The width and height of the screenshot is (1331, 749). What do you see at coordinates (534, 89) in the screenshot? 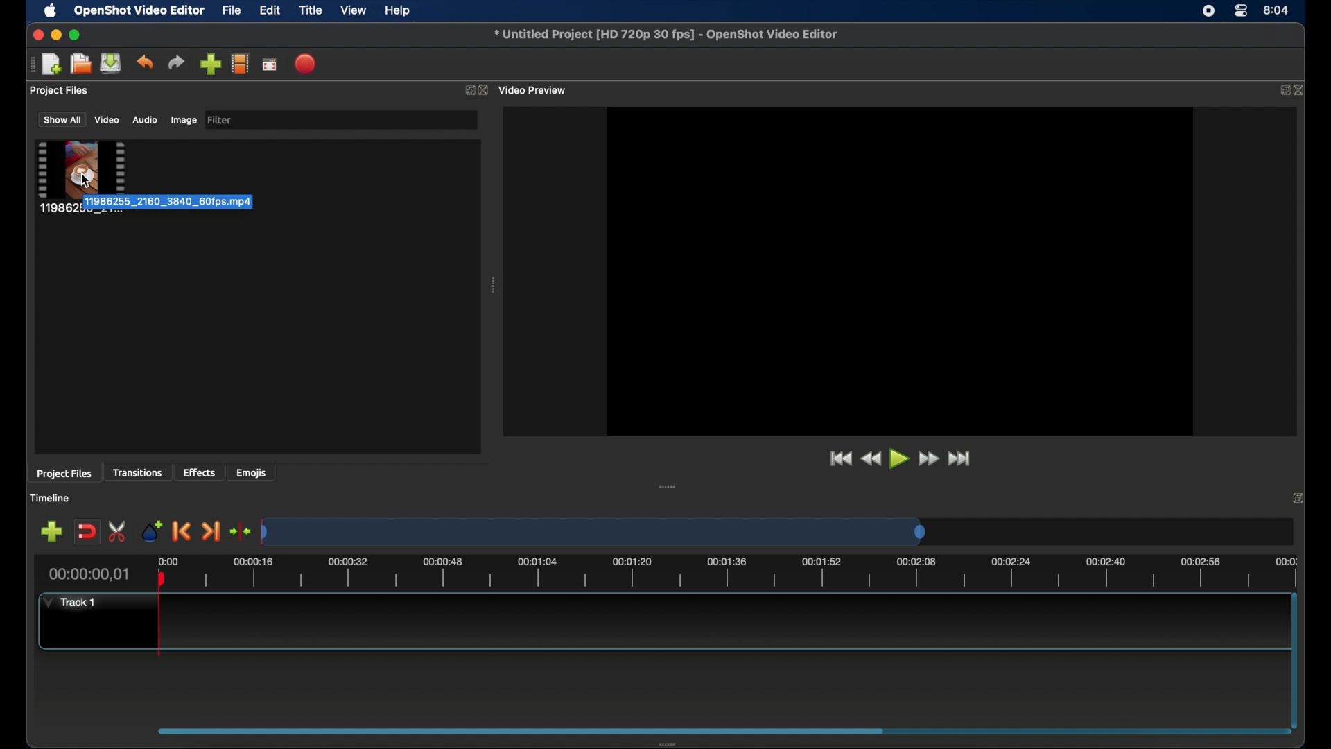
I see `video preview` at bounding box center [534, 89].